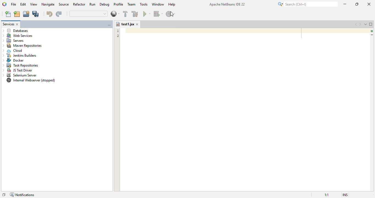 This screenshot has height=198, width=375. Describe the element at coordinates (366, 24) in the screenshot. I see `show opened documents list` at that location.